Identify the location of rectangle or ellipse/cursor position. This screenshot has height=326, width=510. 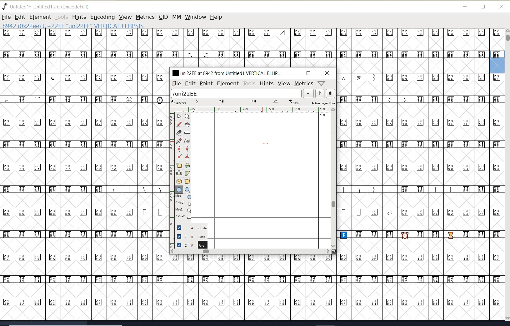
(266, 144).